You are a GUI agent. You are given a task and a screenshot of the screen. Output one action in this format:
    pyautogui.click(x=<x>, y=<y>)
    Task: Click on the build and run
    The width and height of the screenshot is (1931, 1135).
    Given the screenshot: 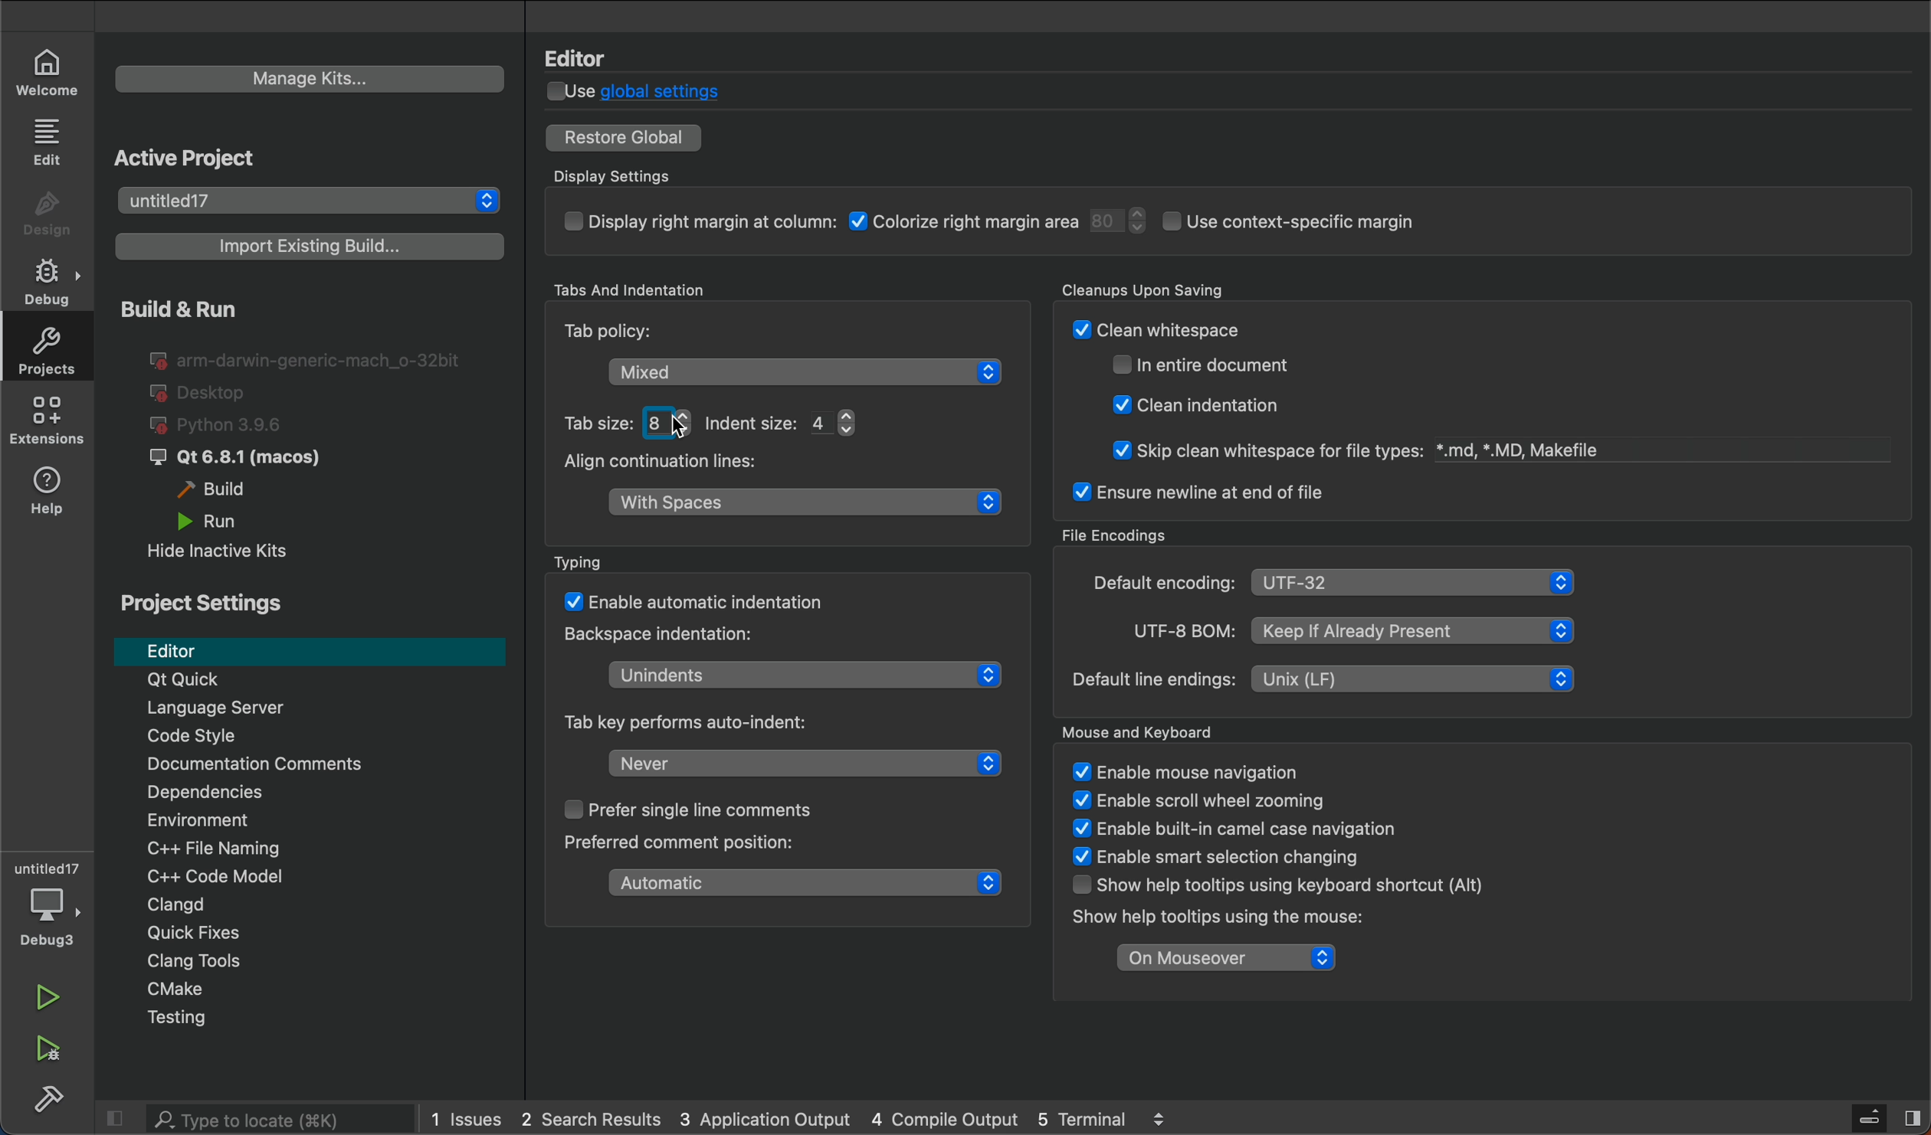 What is the action you would take?
    pyautogui.click(x=174, y=308)
    